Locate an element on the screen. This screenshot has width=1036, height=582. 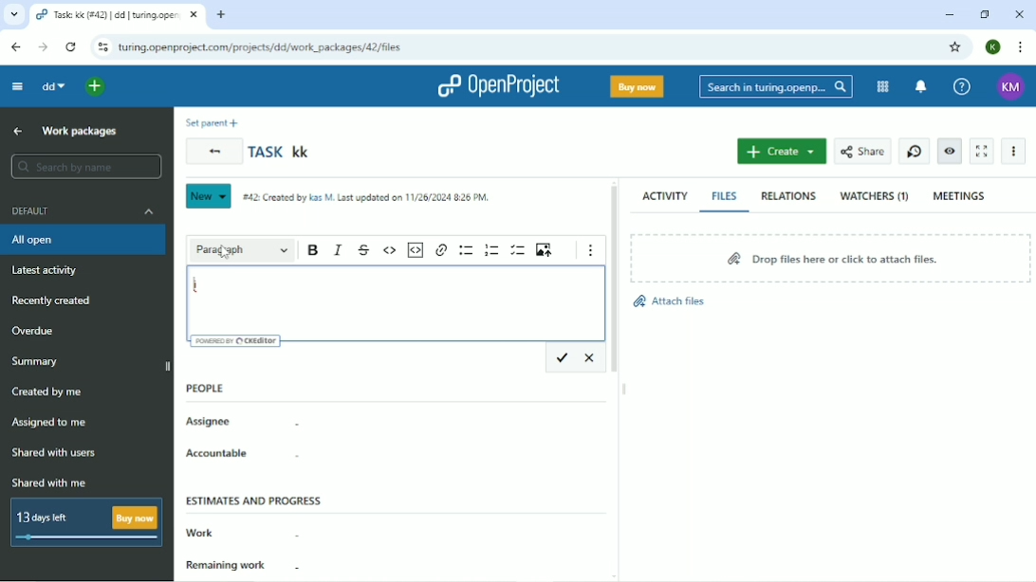
KM is located at coordinates (1008, 86).